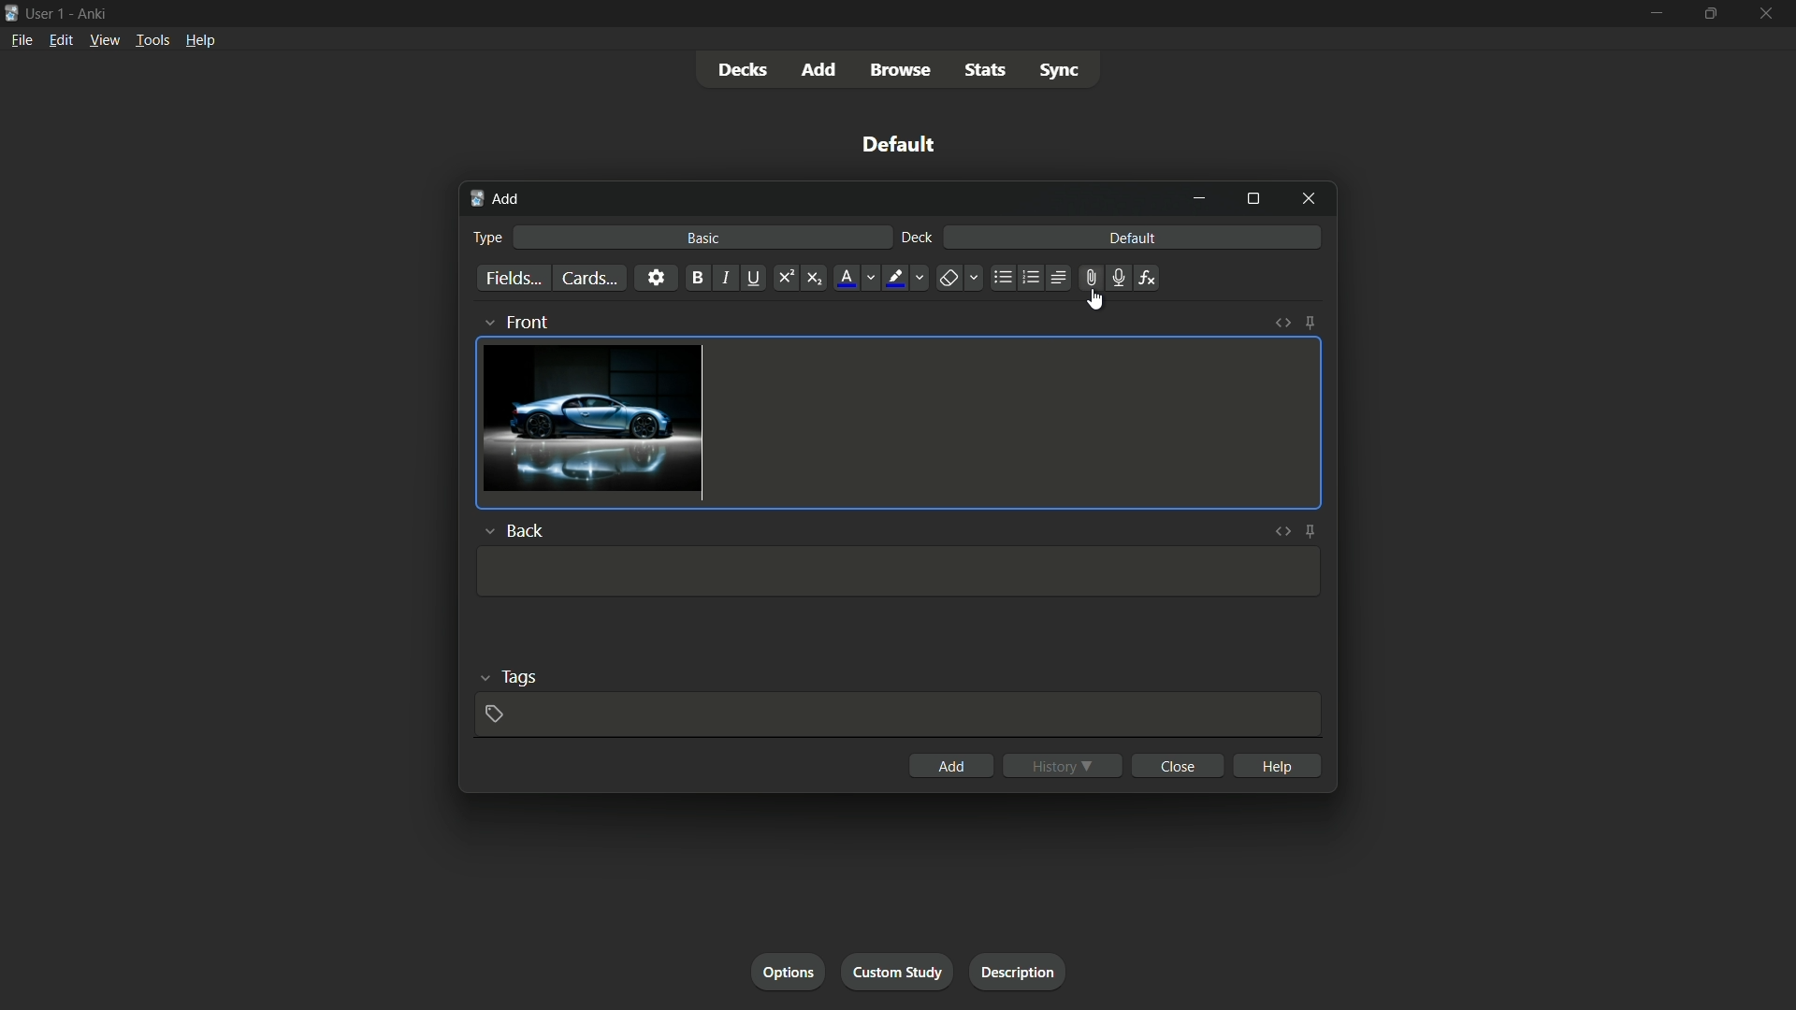  I want to click on edit menu, so click(64, 39).